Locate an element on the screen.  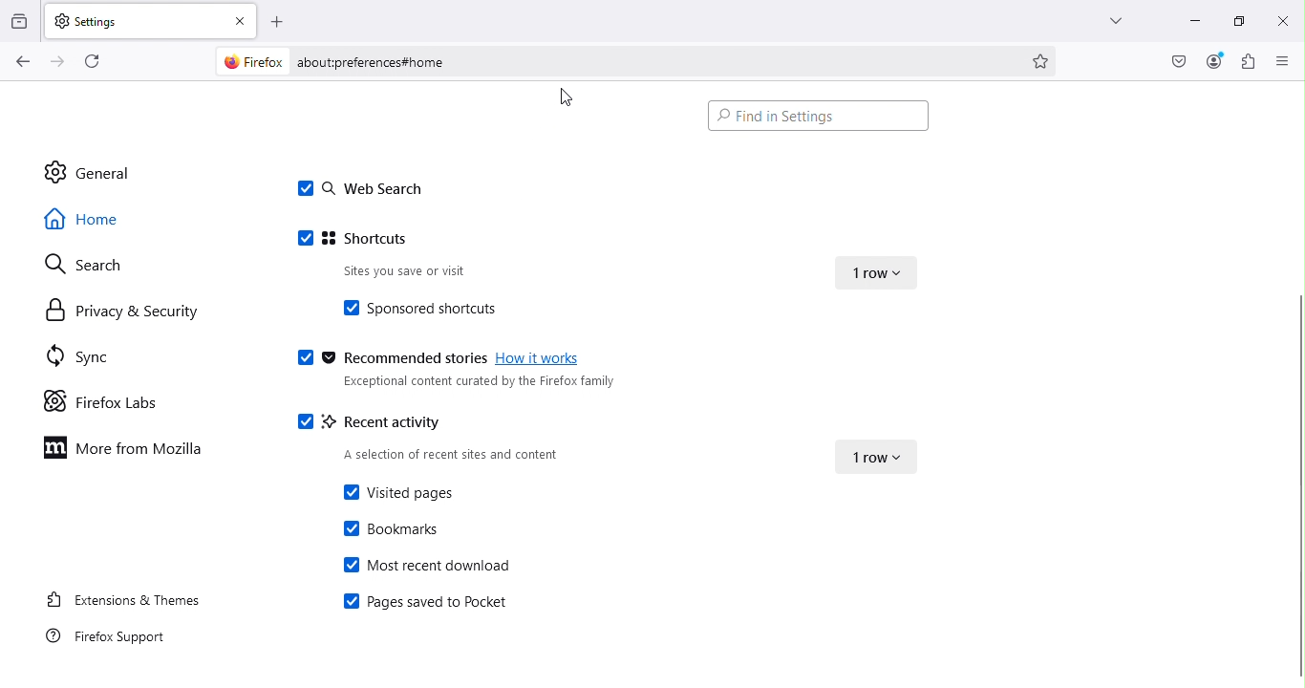
Bookmark this page is located at coordinates (1042, 59).